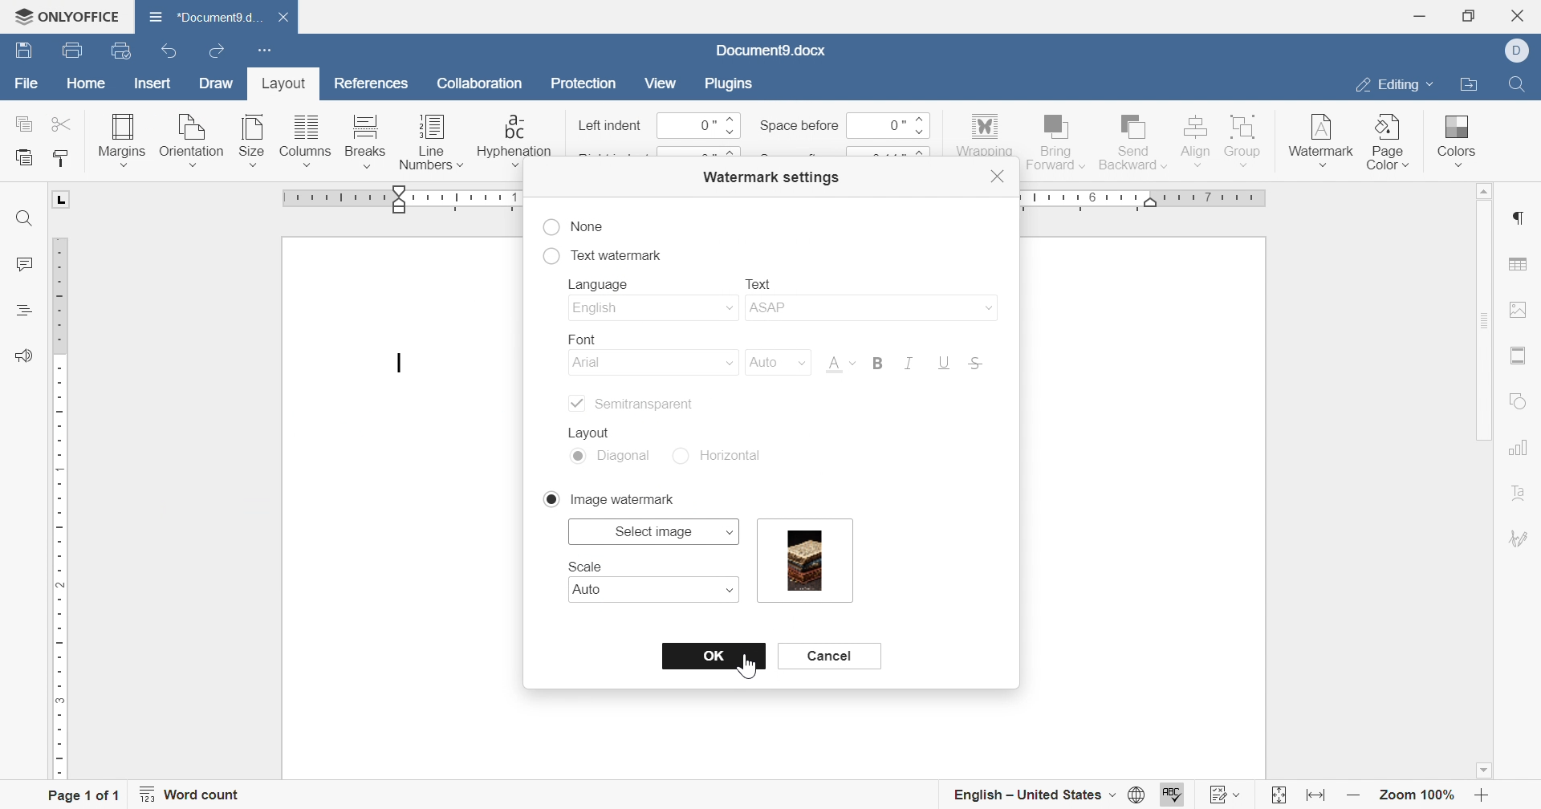  Describe the element at coordinates (23, 356) in the screenshot. I see `feedback and support` at that location.